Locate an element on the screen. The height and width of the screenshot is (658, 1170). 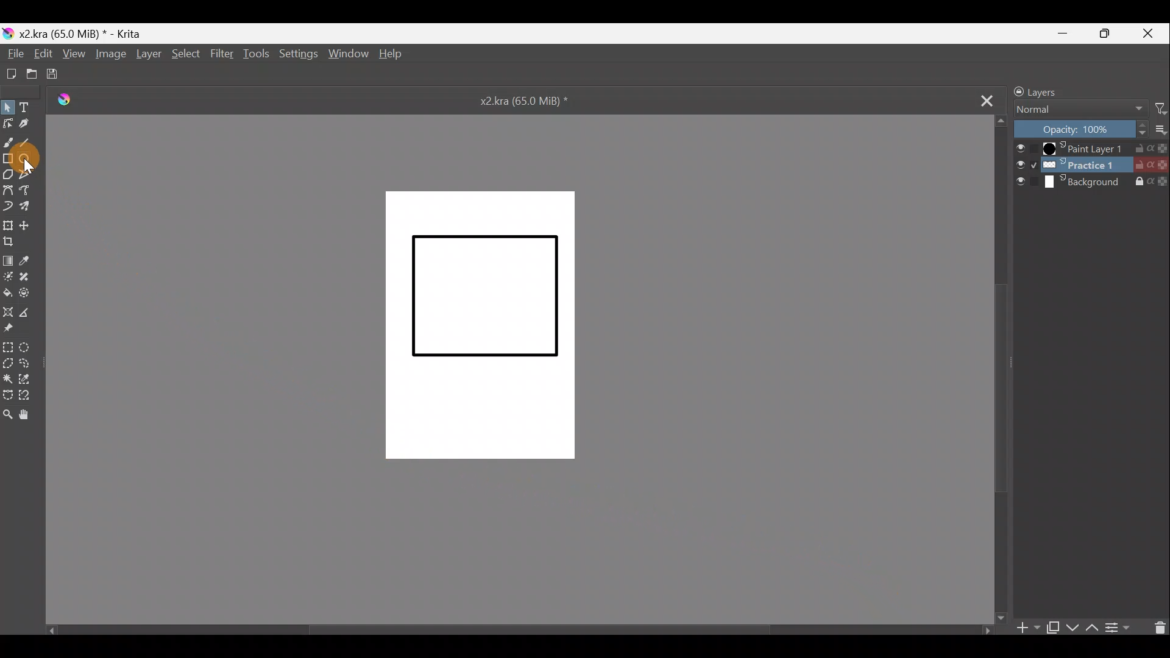
Freehand brush tool is located at coordinates (9, 140).